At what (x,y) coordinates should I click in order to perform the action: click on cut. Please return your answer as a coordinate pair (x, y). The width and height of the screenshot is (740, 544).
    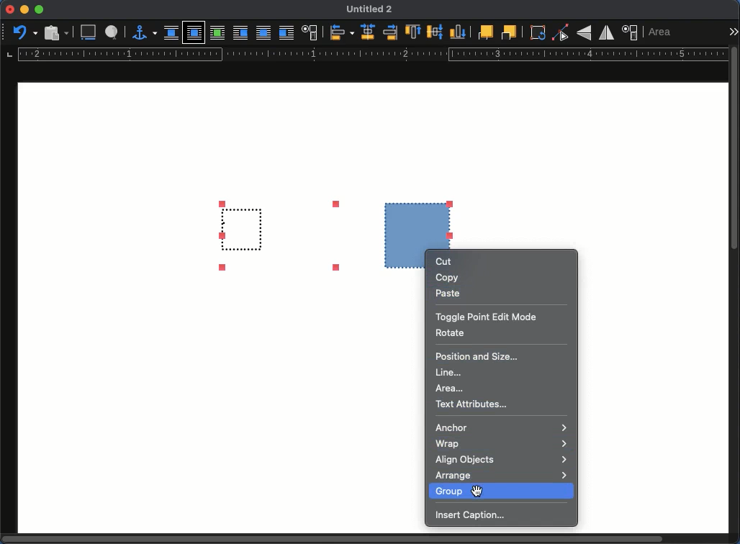
    Looking at the image, I should click on (447, 262).